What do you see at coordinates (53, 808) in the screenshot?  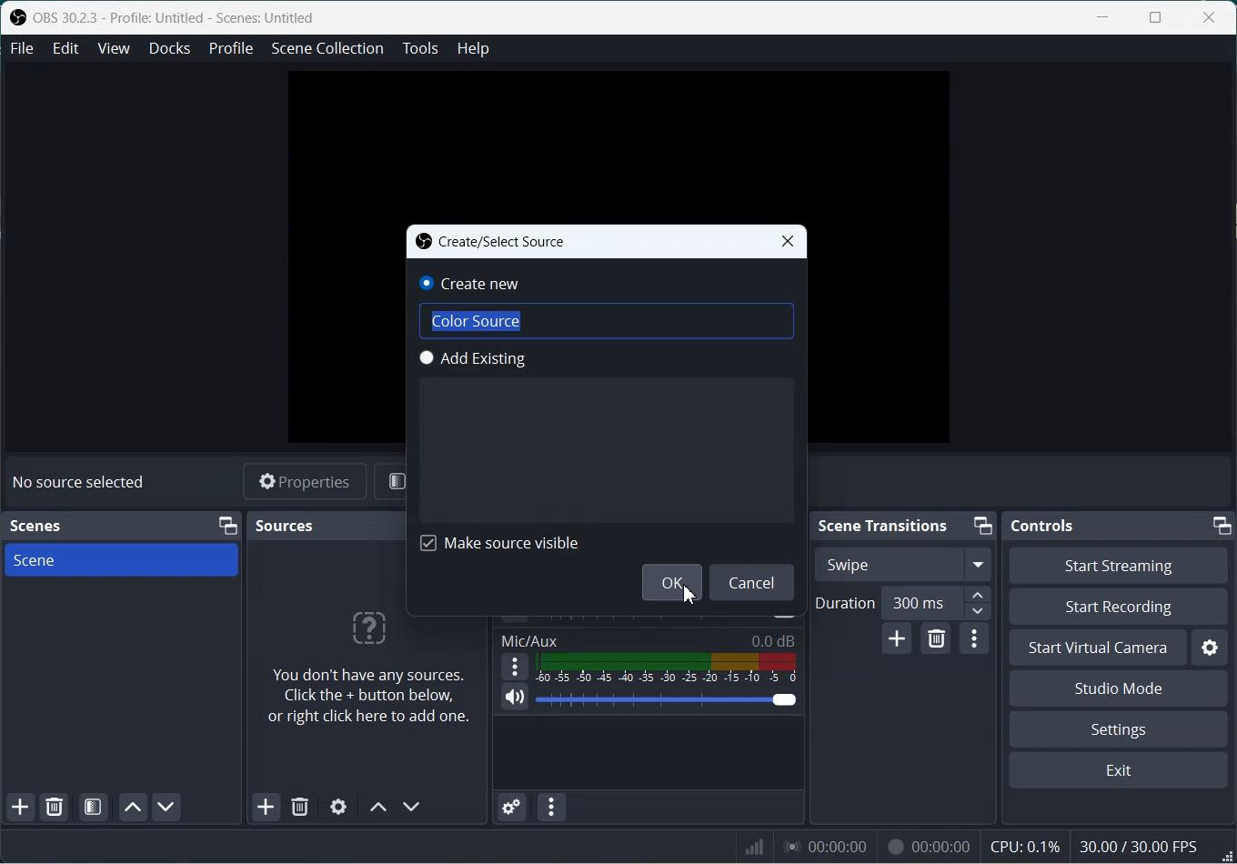 I see `Remove selected Scene` at bounding box center [53, 808].